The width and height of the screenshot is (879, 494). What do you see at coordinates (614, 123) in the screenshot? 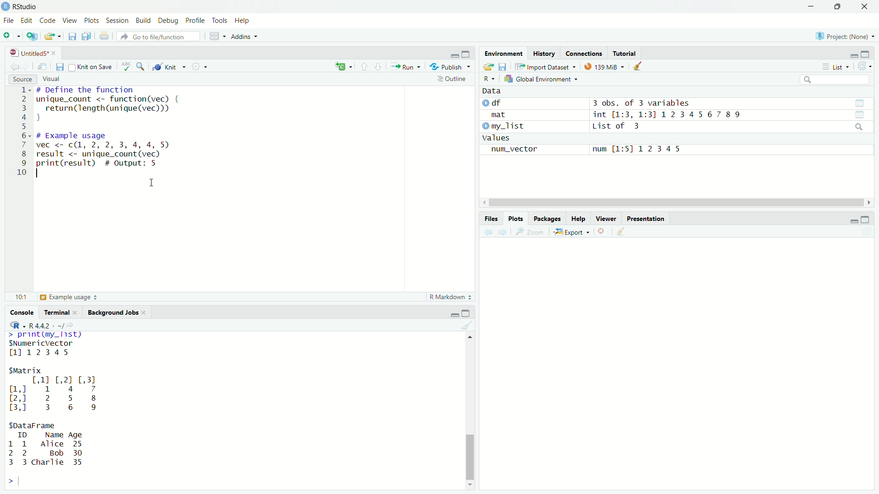
I see `Data df 3 obs. of 3 variablesmat int [1:3, 1:31 1234567 89 my_list List of 3valuesnum_vector num [1:51 12345` at bounding box center [614, 123].